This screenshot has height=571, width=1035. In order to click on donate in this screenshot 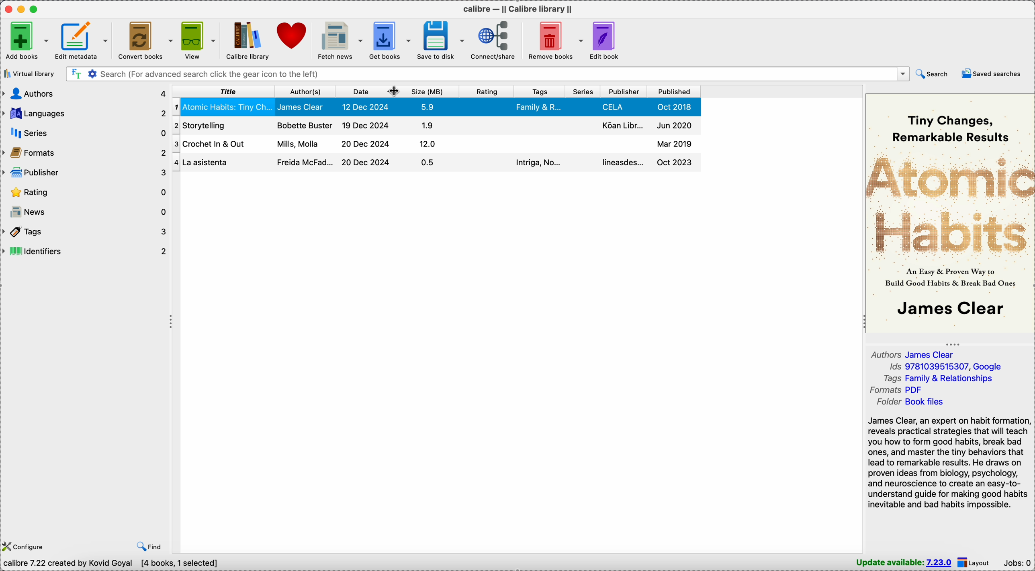, I will do `click(292, 37)`.